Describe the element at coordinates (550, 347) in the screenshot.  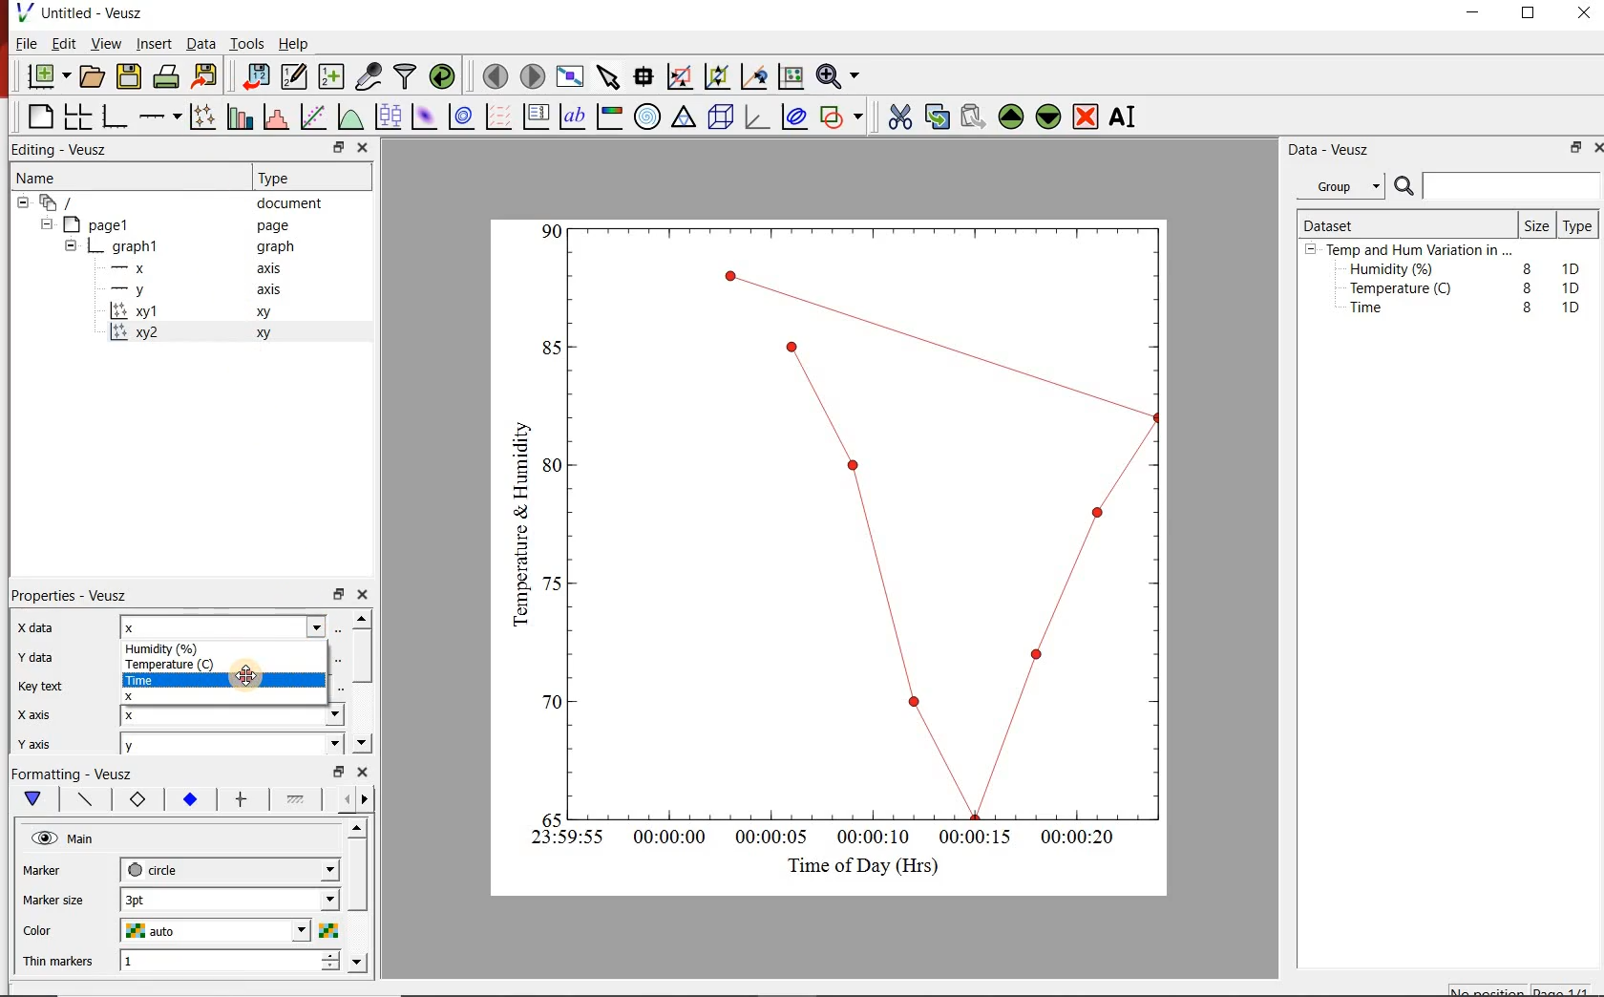
I see `0.8` at that location.